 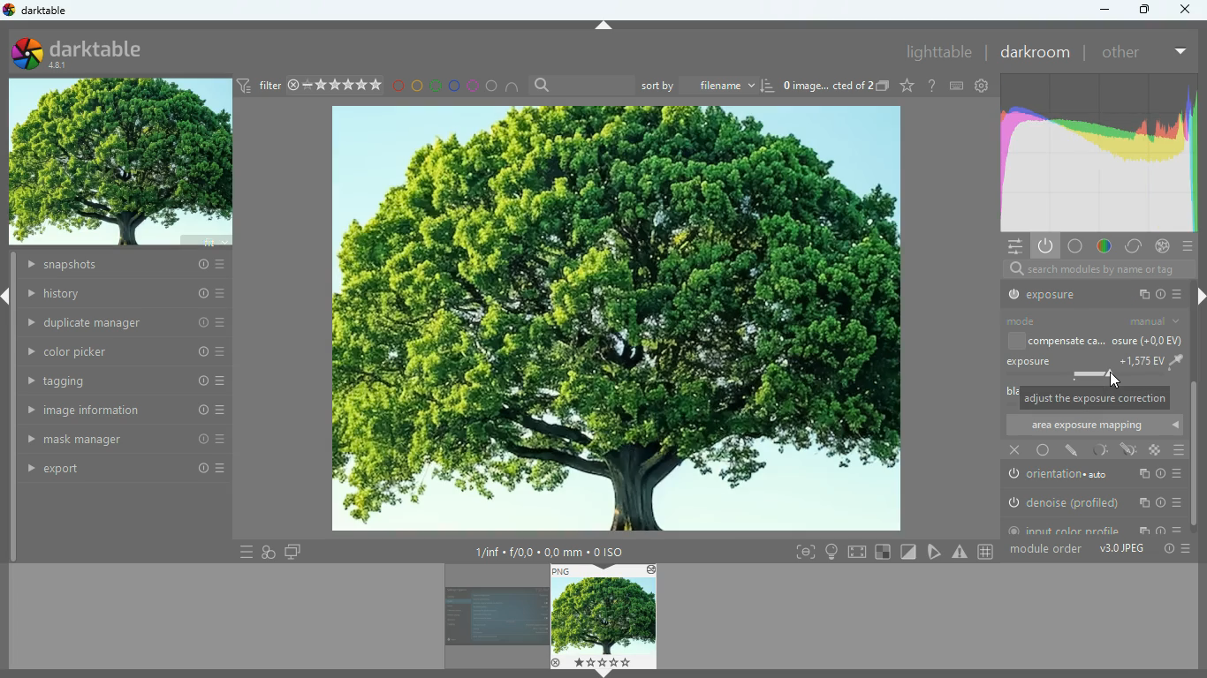 What do you see at coordinates (87, 53) in the screenshot?
I see `darktable` at bounding box center [87, 53].